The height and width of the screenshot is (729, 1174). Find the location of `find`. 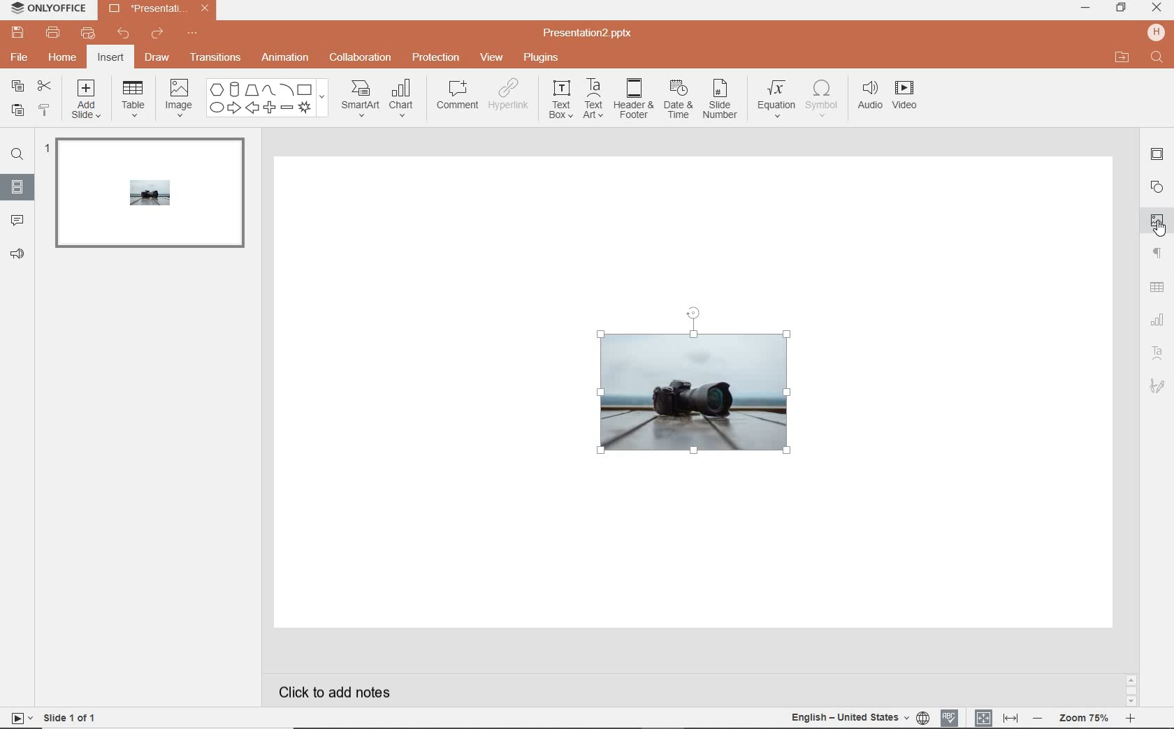

find is located at coordinates (17, 153).